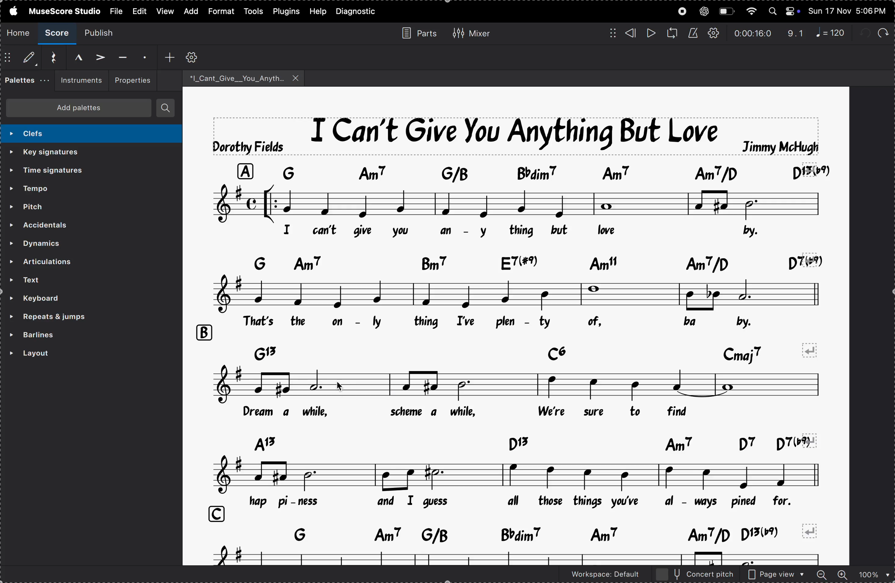 The width and height of the screenshot is (895, 583). I want to click on articulations, so click(79, 263).